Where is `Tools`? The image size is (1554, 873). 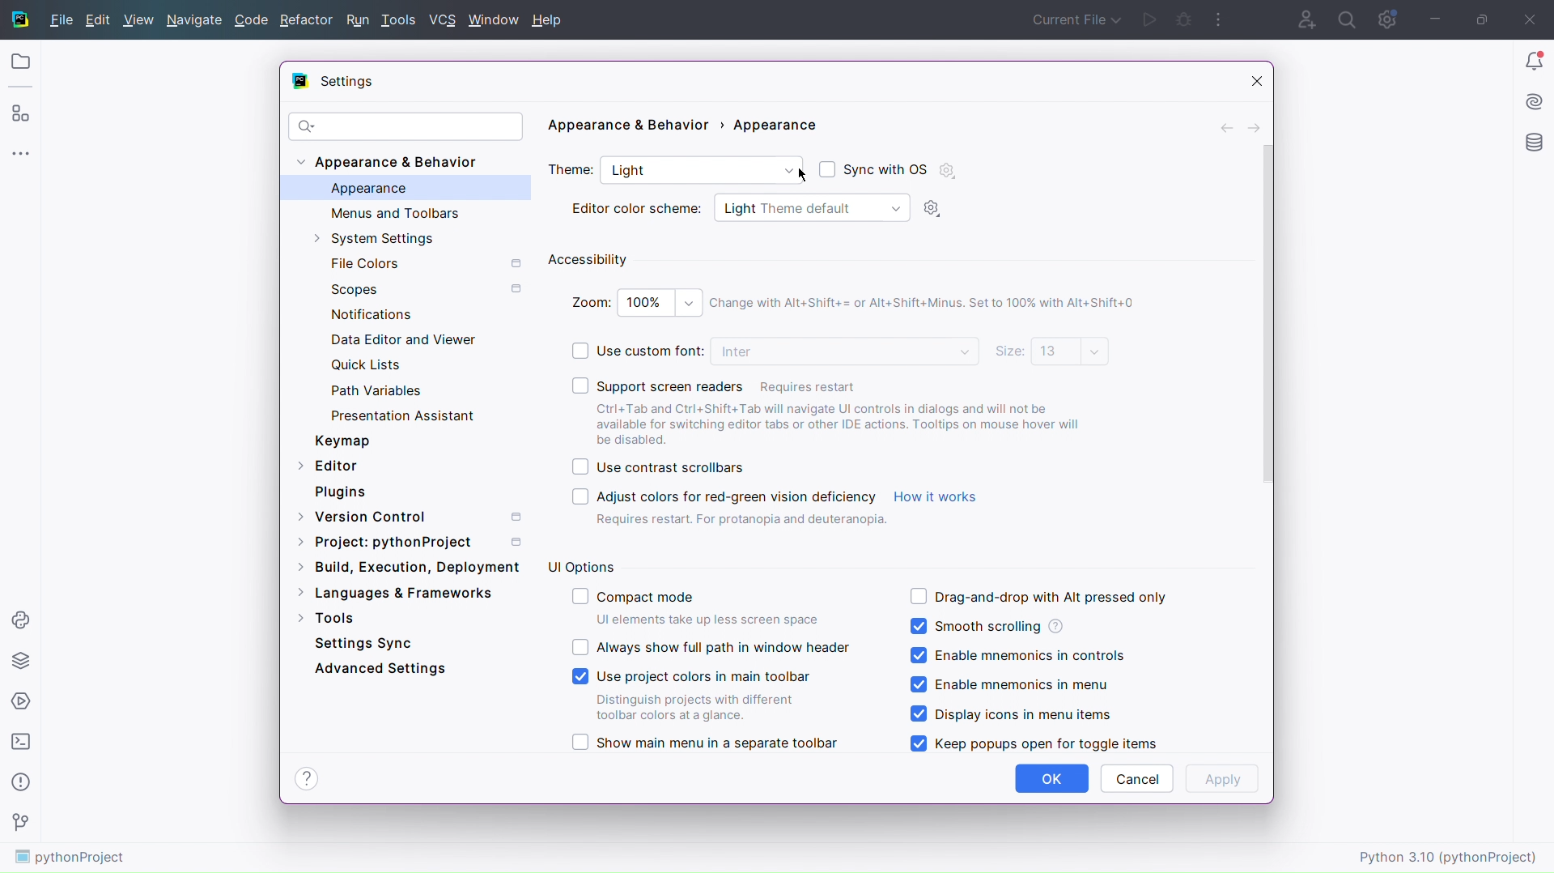
Tools is located at coordinates (326, 615).